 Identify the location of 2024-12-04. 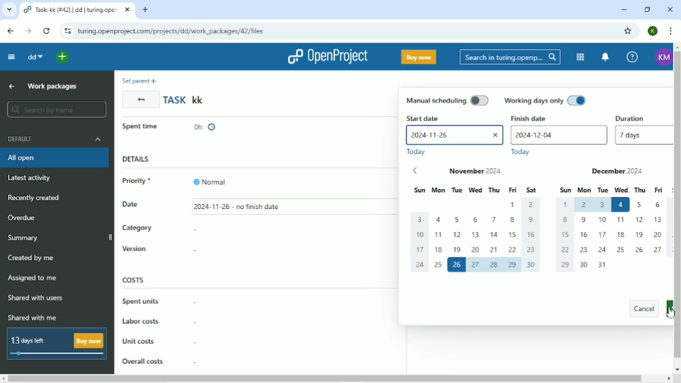
(558, 135).